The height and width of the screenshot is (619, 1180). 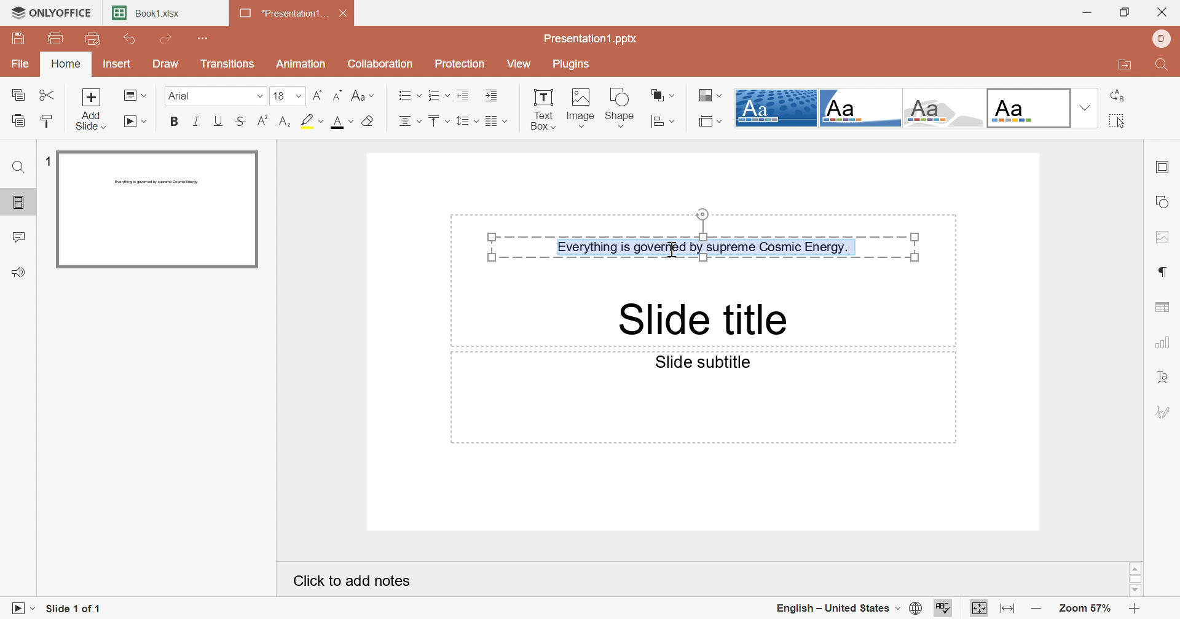 What do you see at coordinates (1136, 580) in the screenshot?
I see `Scroll Bar` at bounding box center [1136, 580].